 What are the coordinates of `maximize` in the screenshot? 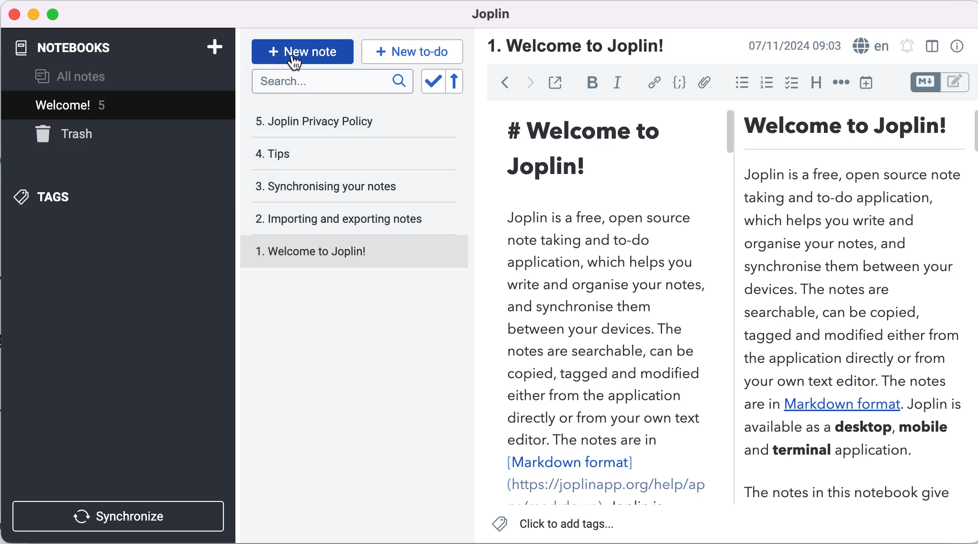 It's located at (59, 14).